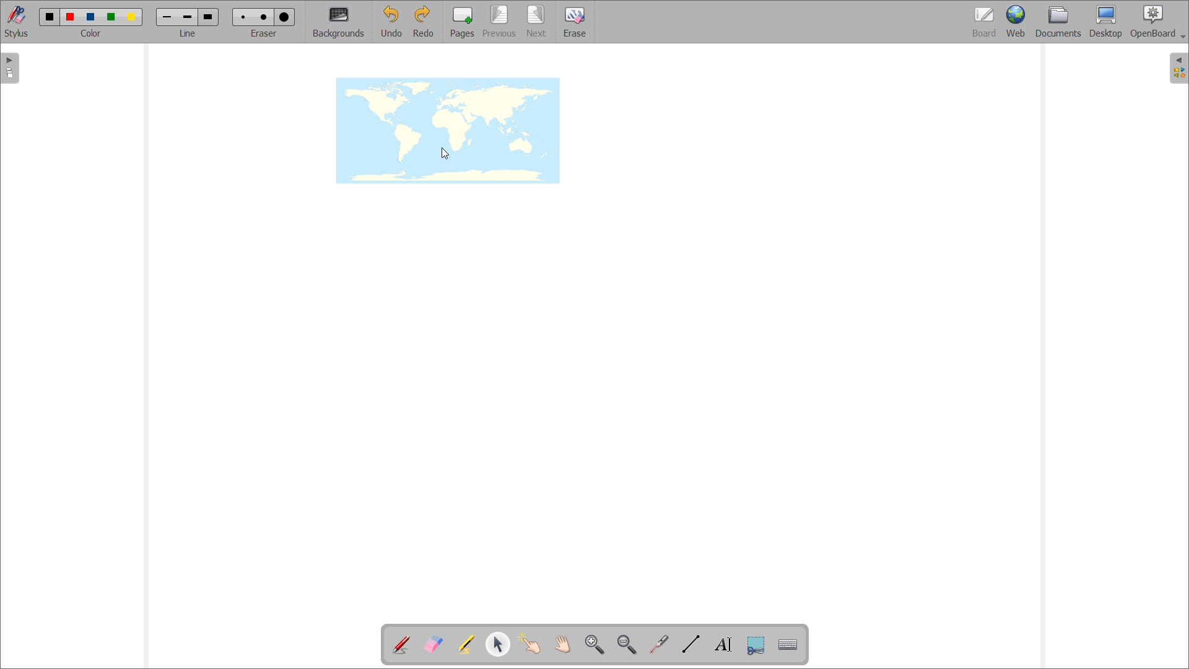 Image resolution: width=1189 pixels, height=669 pixels. I want to click on scroll page, so click(563, 644).